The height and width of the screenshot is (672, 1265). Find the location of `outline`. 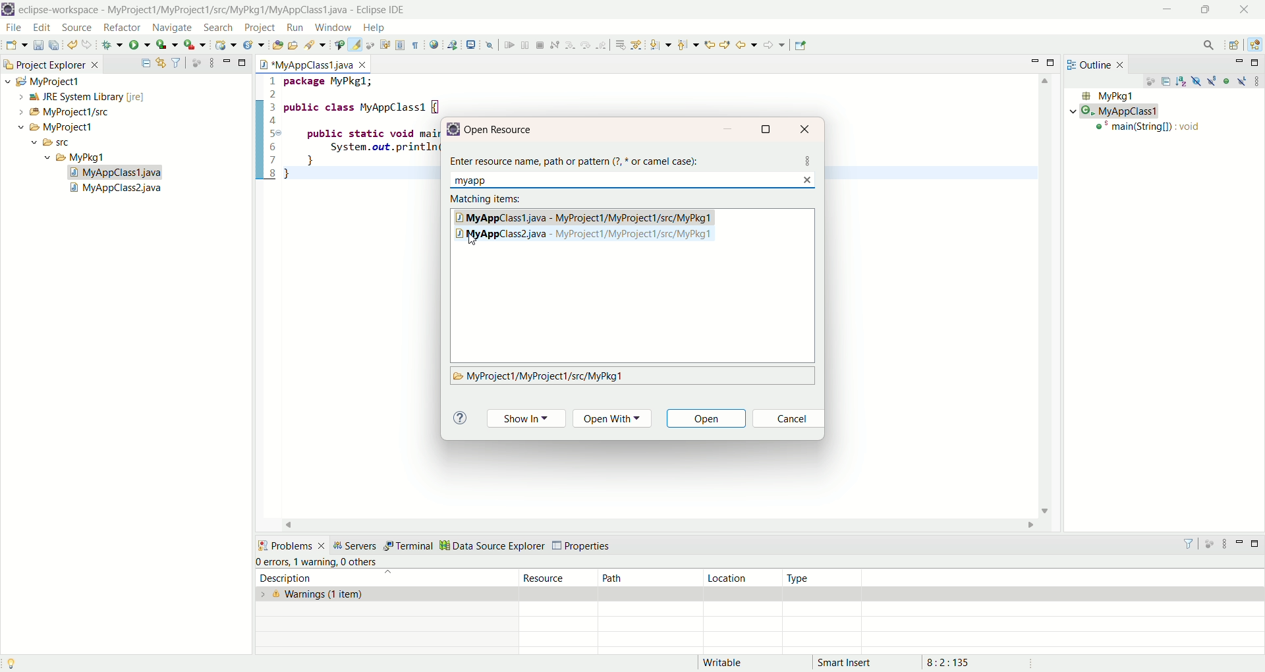

outline is located at coordinates (1098, 64).